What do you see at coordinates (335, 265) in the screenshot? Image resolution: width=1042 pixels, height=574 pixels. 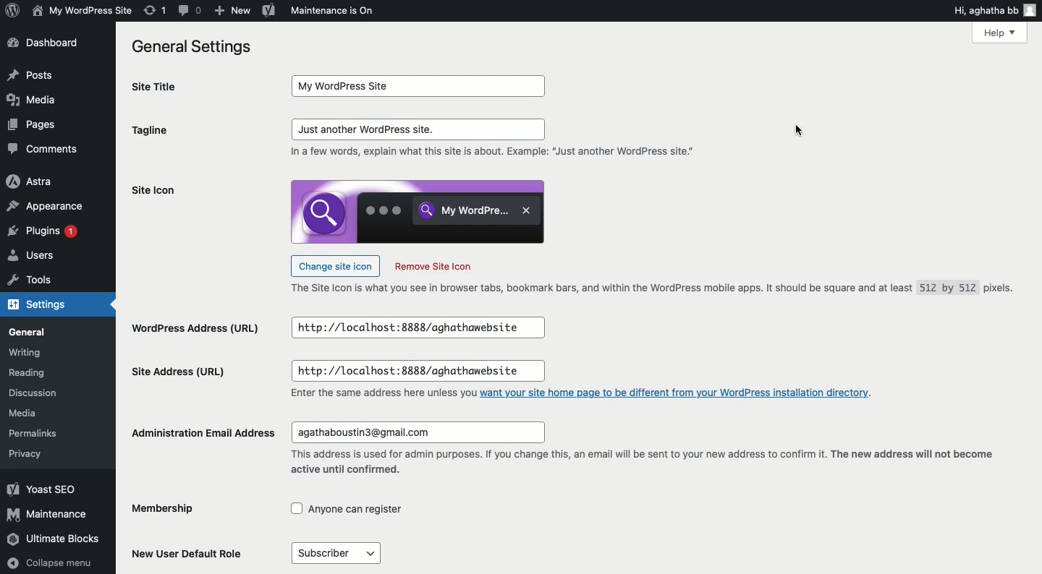 I see `Change` at bounding box center [335, 265].